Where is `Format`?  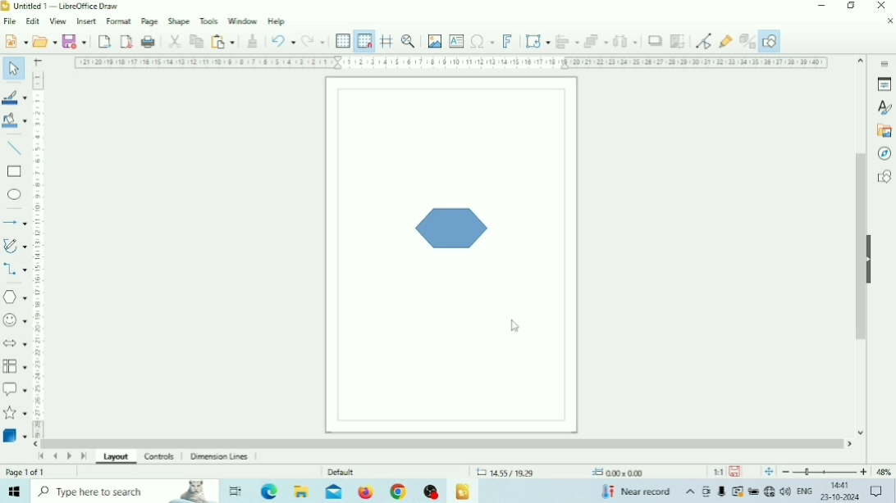 Format is located at coordinates (120, 20).